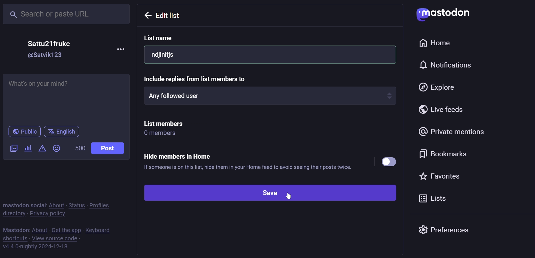 This screenshot has width=535, height=258. Describe the element at coordinates (204, 78) in the screenshot. I see `Include replies from list members to` at that location.